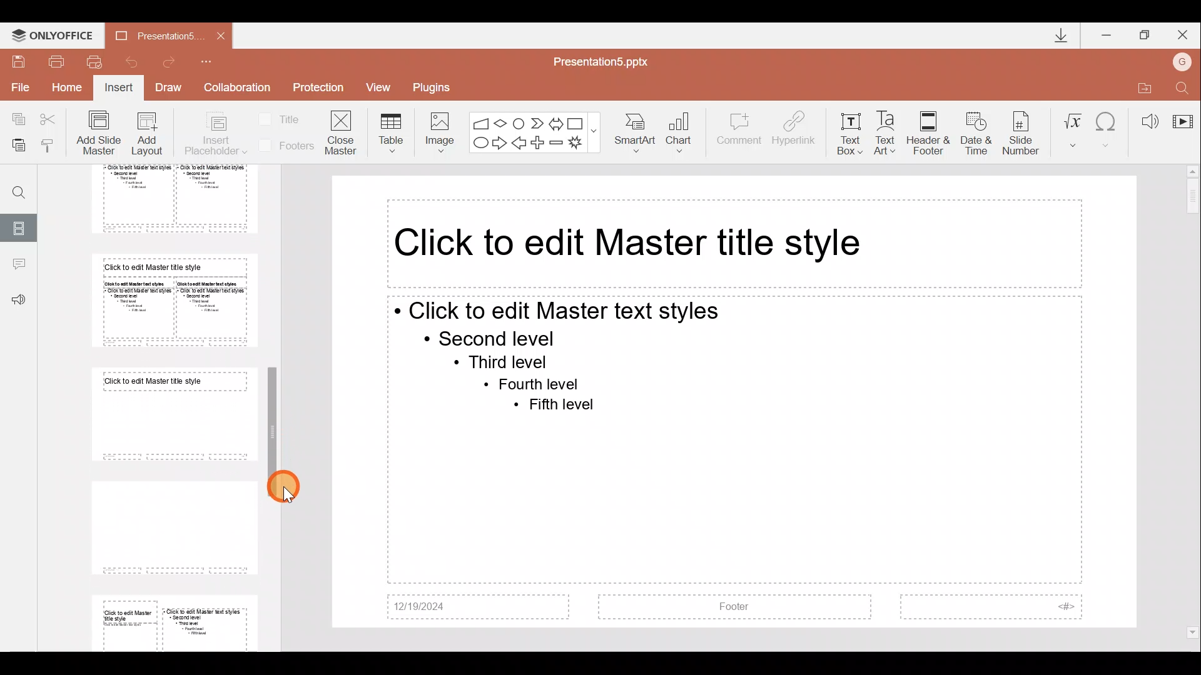 The height and width of the screenshot is (675, 1201). What do you see at coordinates (436, 130) in the screenshot?
I see `Image` at bounding box center [436, 130].